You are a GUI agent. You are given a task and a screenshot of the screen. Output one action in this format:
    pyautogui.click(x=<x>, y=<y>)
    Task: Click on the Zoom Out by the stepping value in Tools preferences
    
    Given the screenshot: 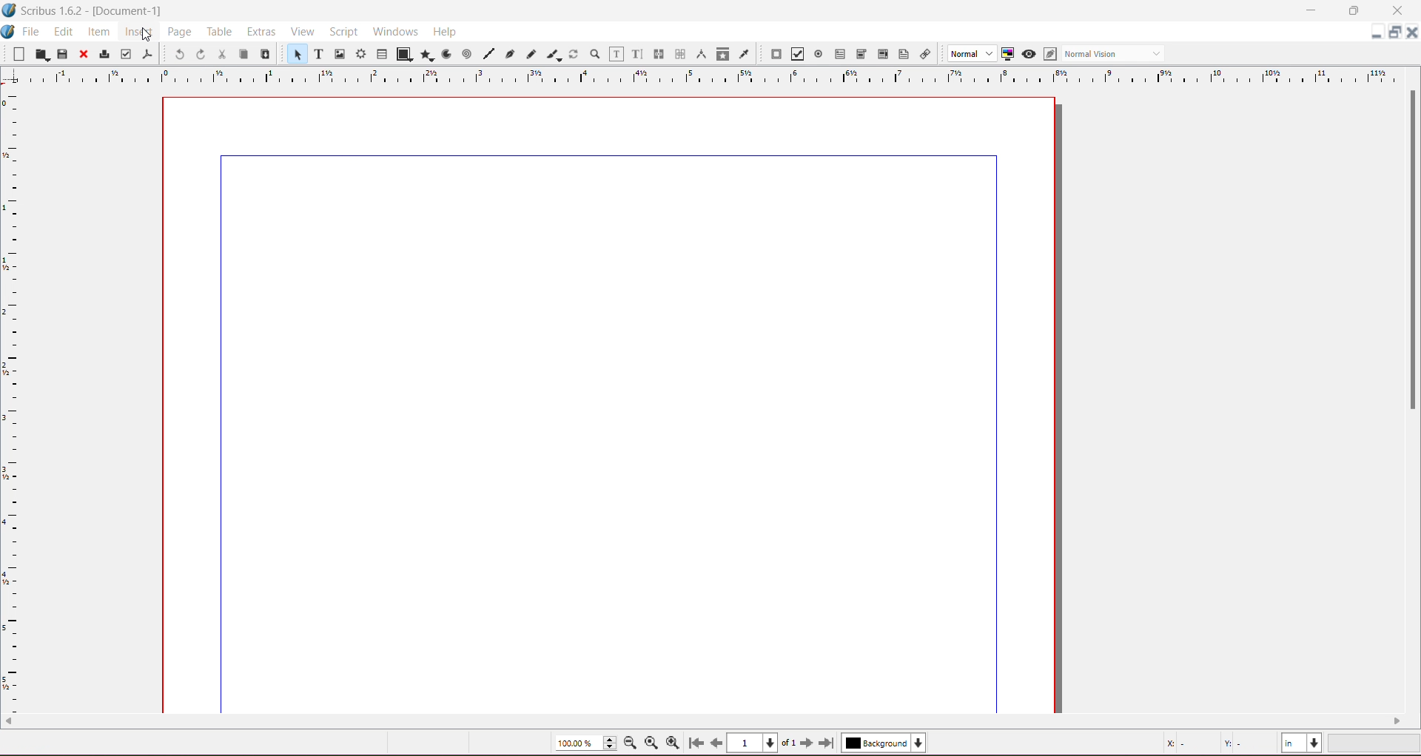 What is the action you would take?
    pyautogui.click(x=631, y=743)
    